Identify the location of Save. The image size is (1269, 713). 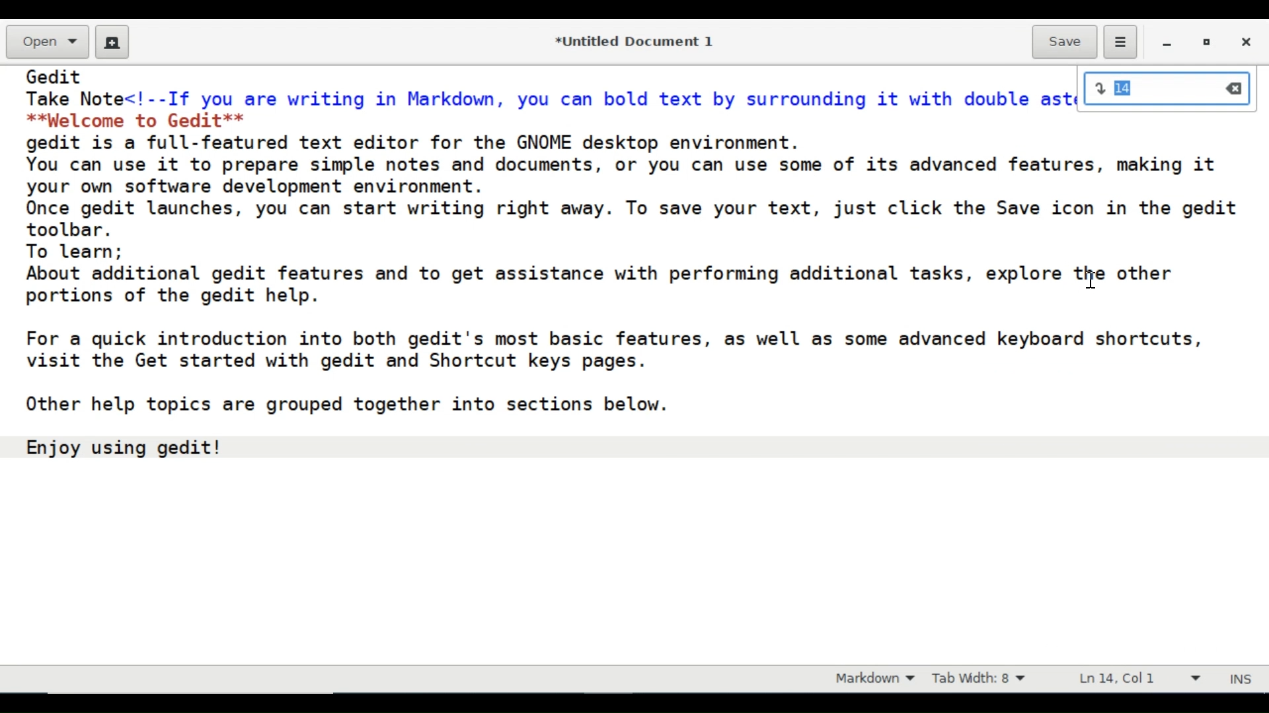
(1064, 43).